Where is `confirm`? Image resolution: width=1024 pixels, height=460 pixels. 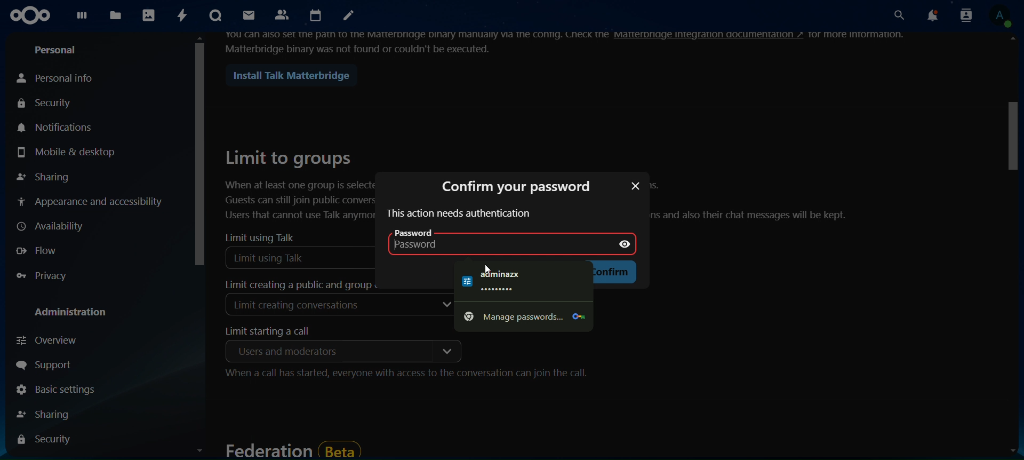
confirm is located at coordinates (612, 273).